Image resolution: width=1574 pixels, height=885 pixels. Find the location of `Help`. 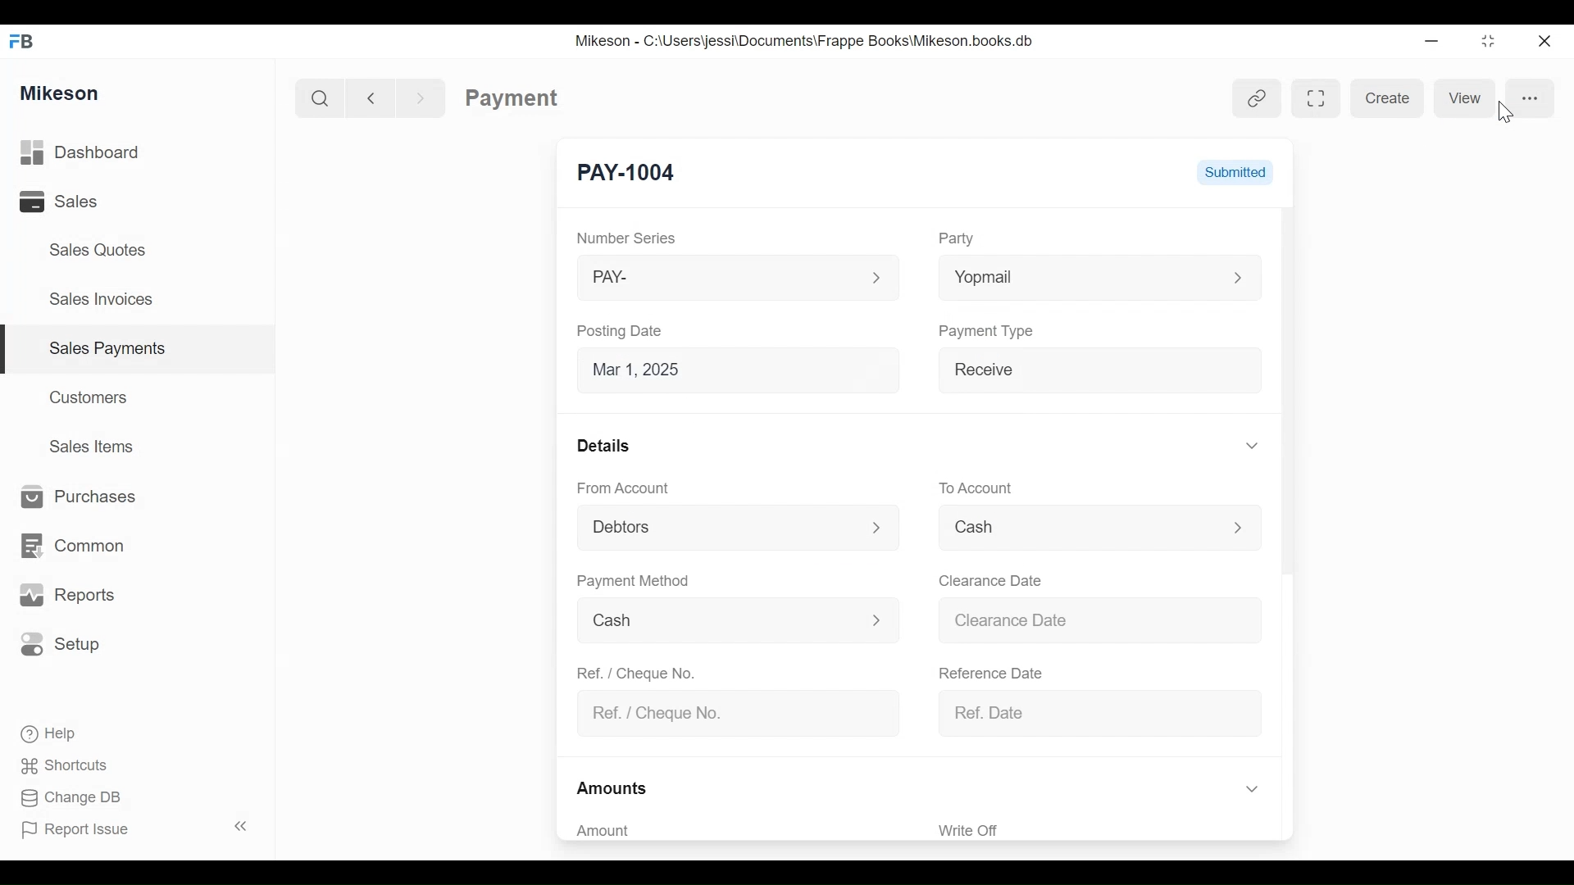

Help is located at coordinates (61, 733).